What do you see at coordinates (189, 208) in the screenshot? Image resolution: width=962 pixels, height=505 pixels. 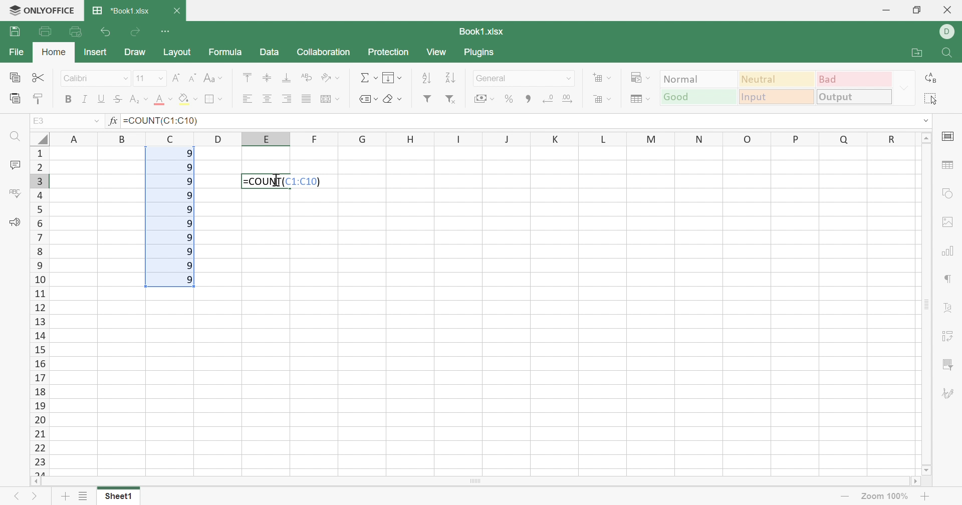 I see `9` at bounding box center [189, 208].